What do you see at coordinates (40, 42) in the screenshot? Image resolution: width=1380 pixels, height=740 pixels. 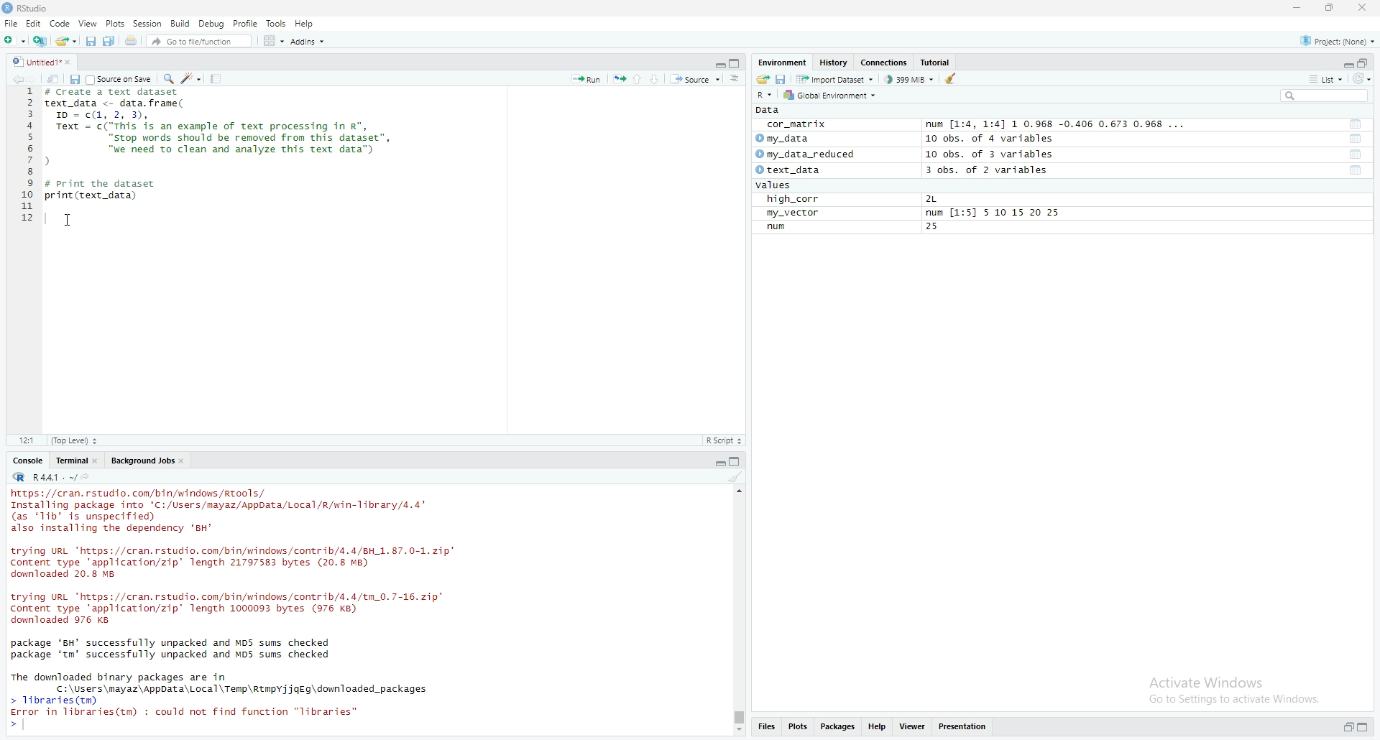 I see `create a project` at bounding box center [40, 42].